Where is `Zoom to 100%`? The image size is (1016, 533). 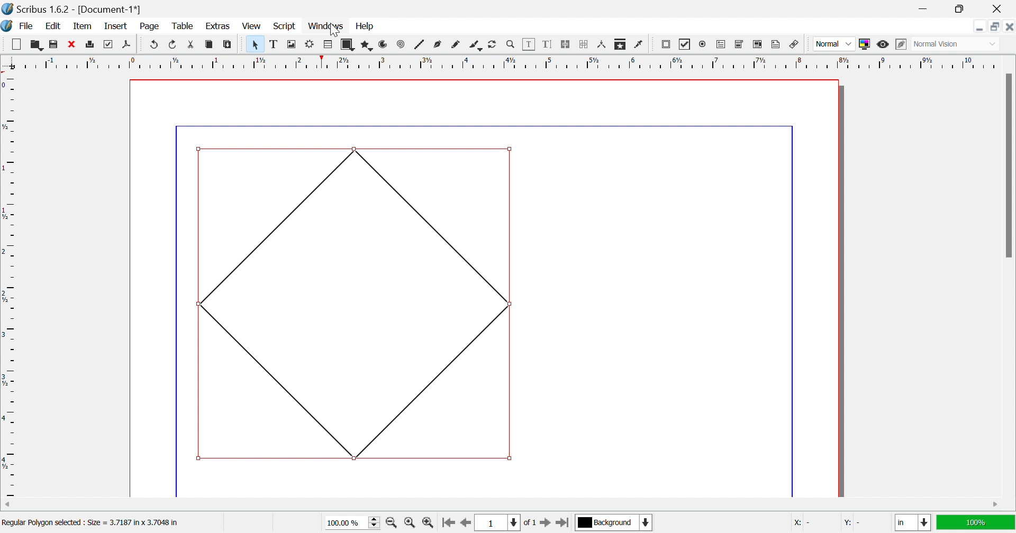 Zoom to 100% is located at coordinates (411, 524).